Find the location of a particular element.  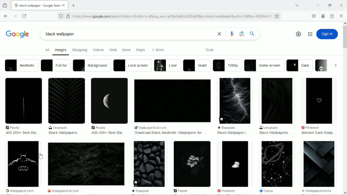

scroll down is located at coordinates (345, 193).